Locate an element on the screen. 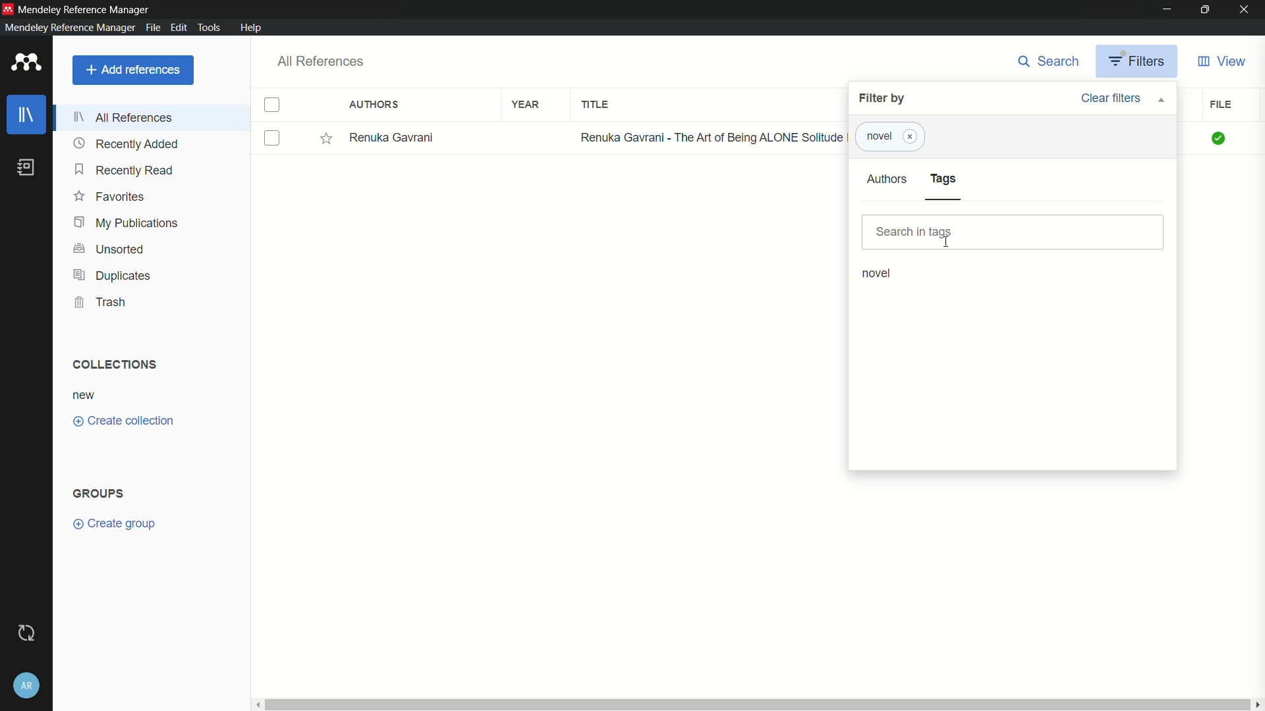  close app is located at coordinates (1247, 10).